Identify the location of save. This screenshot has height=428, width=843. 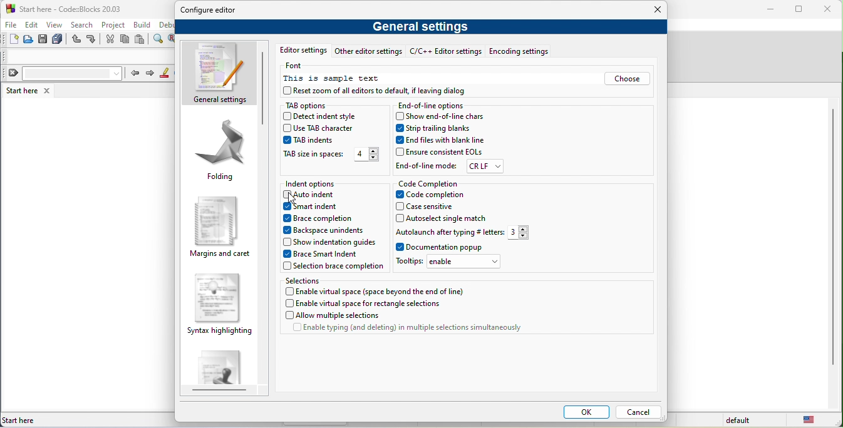
(43, 41).